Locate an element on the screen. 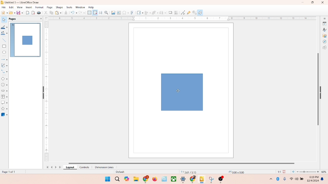 The width and height of the screenshot is (328, 184). page is located at coordinates (49, 7).